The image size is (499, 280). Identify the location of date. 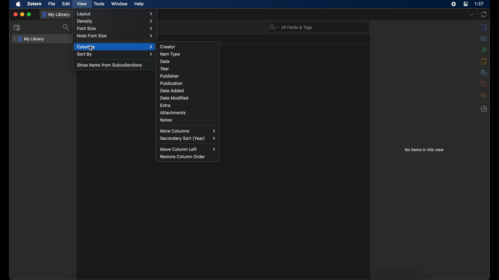
(165, 61).